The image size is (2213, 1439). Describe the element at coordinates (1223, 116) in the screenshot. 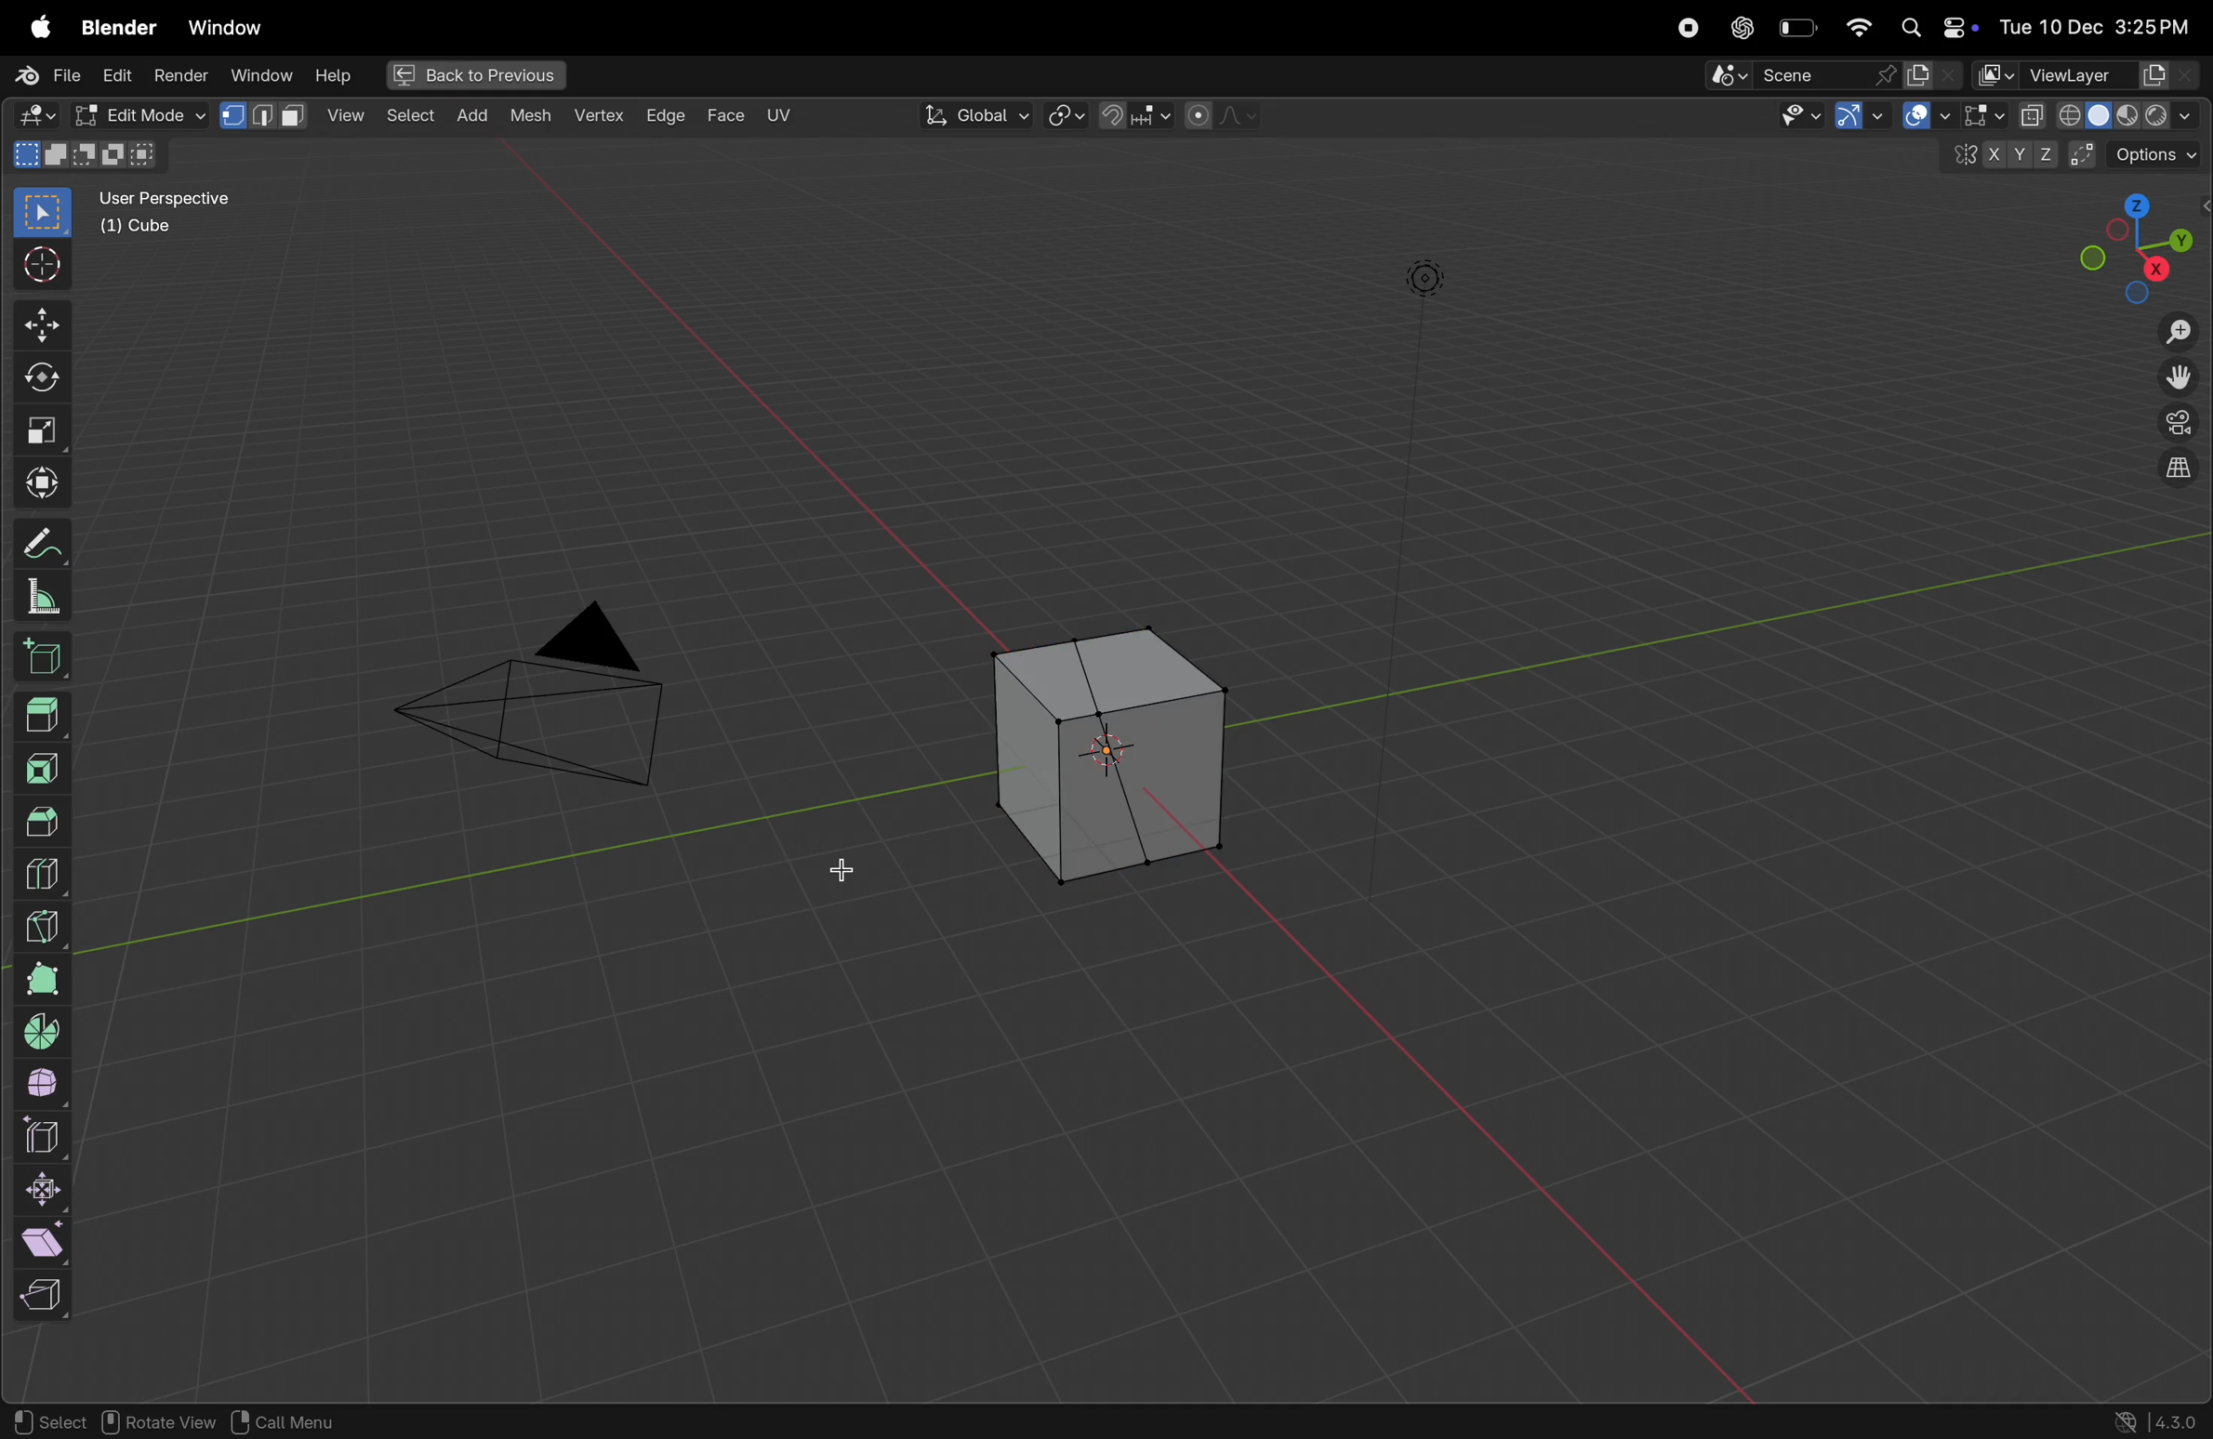

I see `proportional objects` at that location.